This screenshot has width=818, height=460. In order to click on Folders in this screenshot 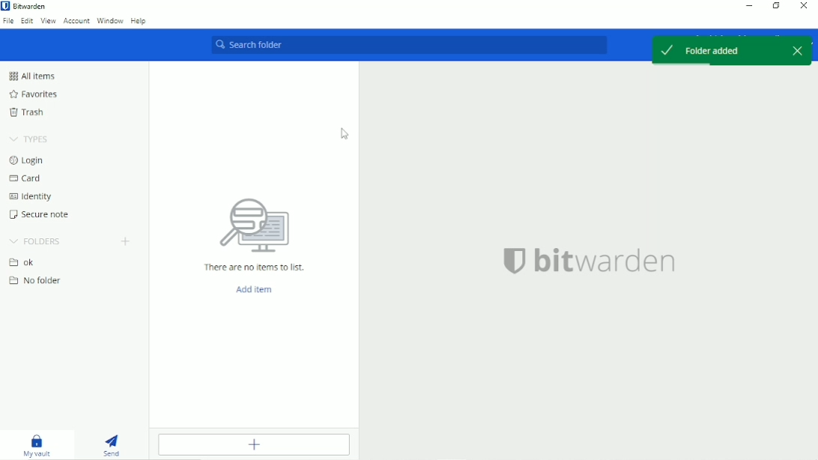, I will do `click(35, 240)`.